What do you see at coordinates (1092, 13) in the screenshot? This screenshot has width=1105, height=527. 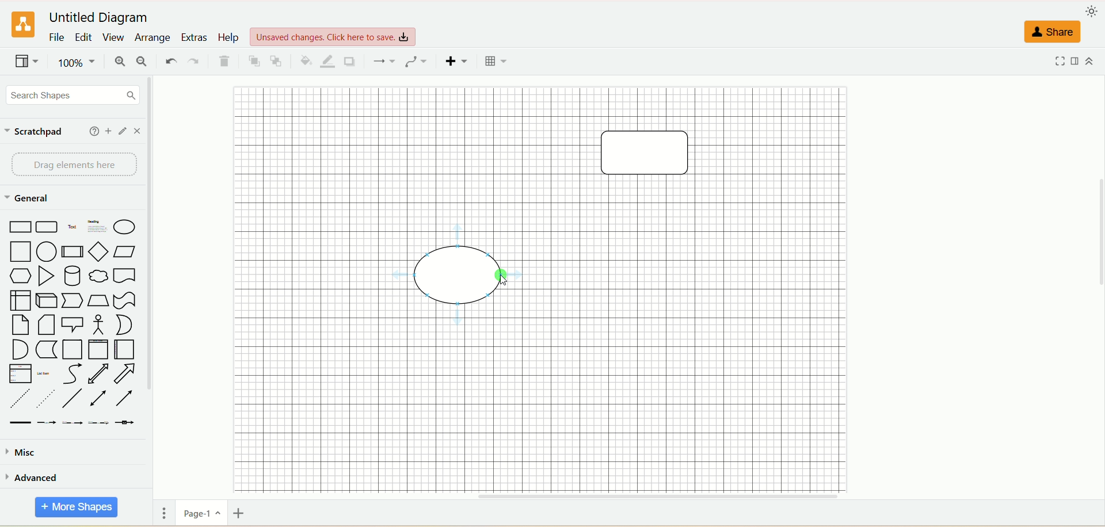 I see `appearance` at bounding box center [1092, 13].